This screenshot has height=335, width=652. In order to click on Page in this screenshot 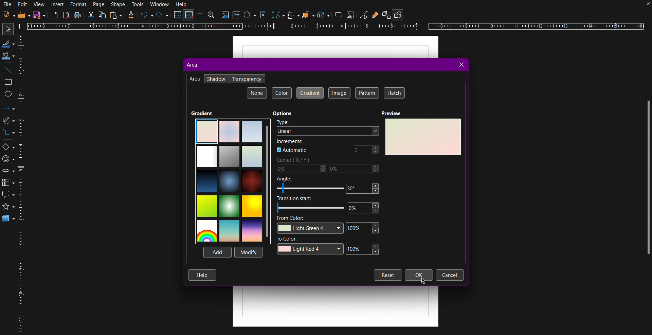, I will do `click(99, 5)`.